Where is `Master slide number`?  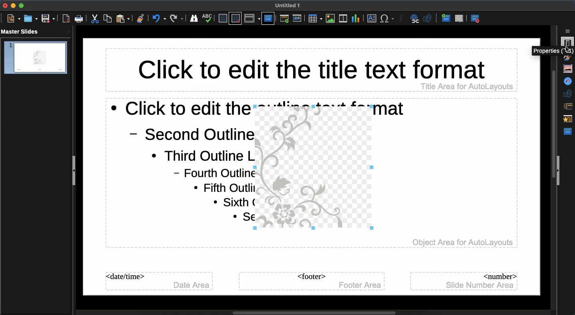 Master slide number is located at coordinates (465, 281).